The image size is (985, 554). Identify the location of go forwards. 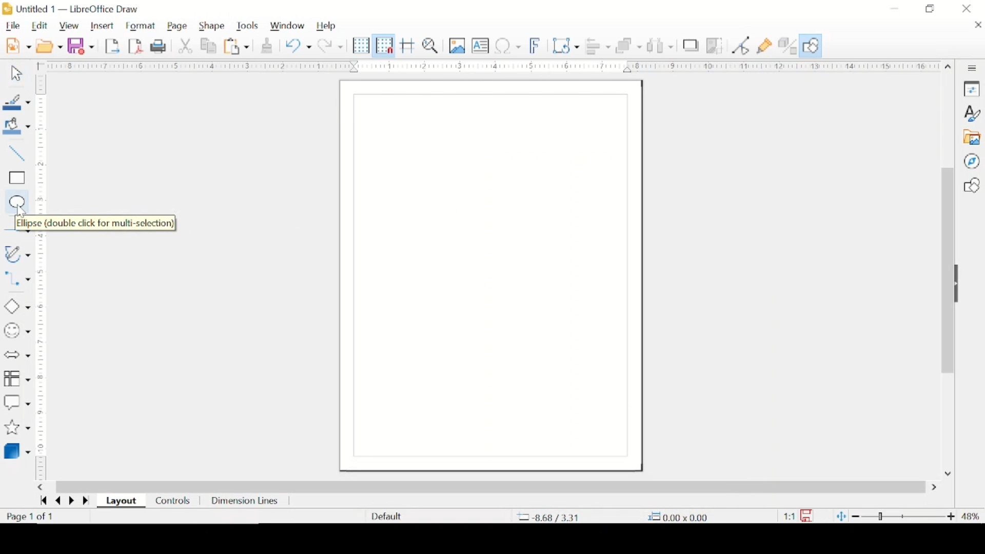
(85, 501).